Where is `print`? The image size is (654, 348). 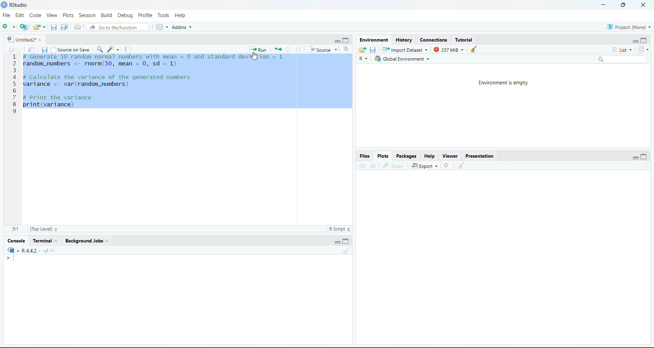
print is located at coordinates (78, 27).